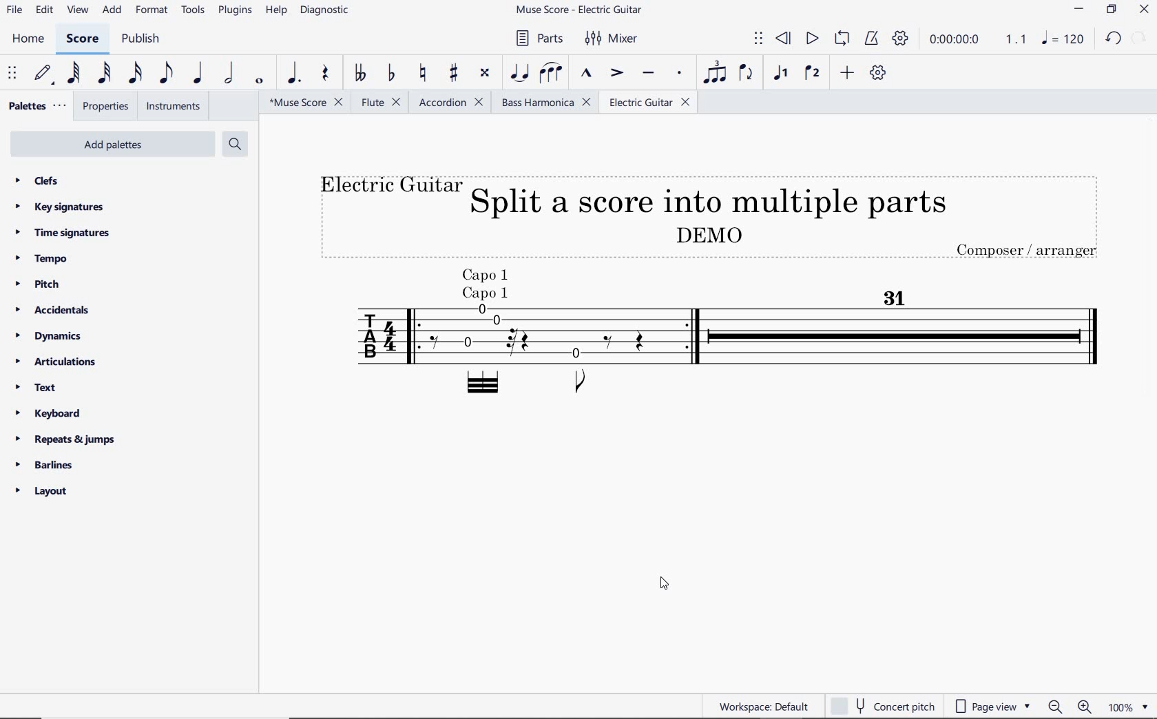 Image resolution: width=1157 pixels, height=719 pixels. I want to click on text, so click(32, 388).